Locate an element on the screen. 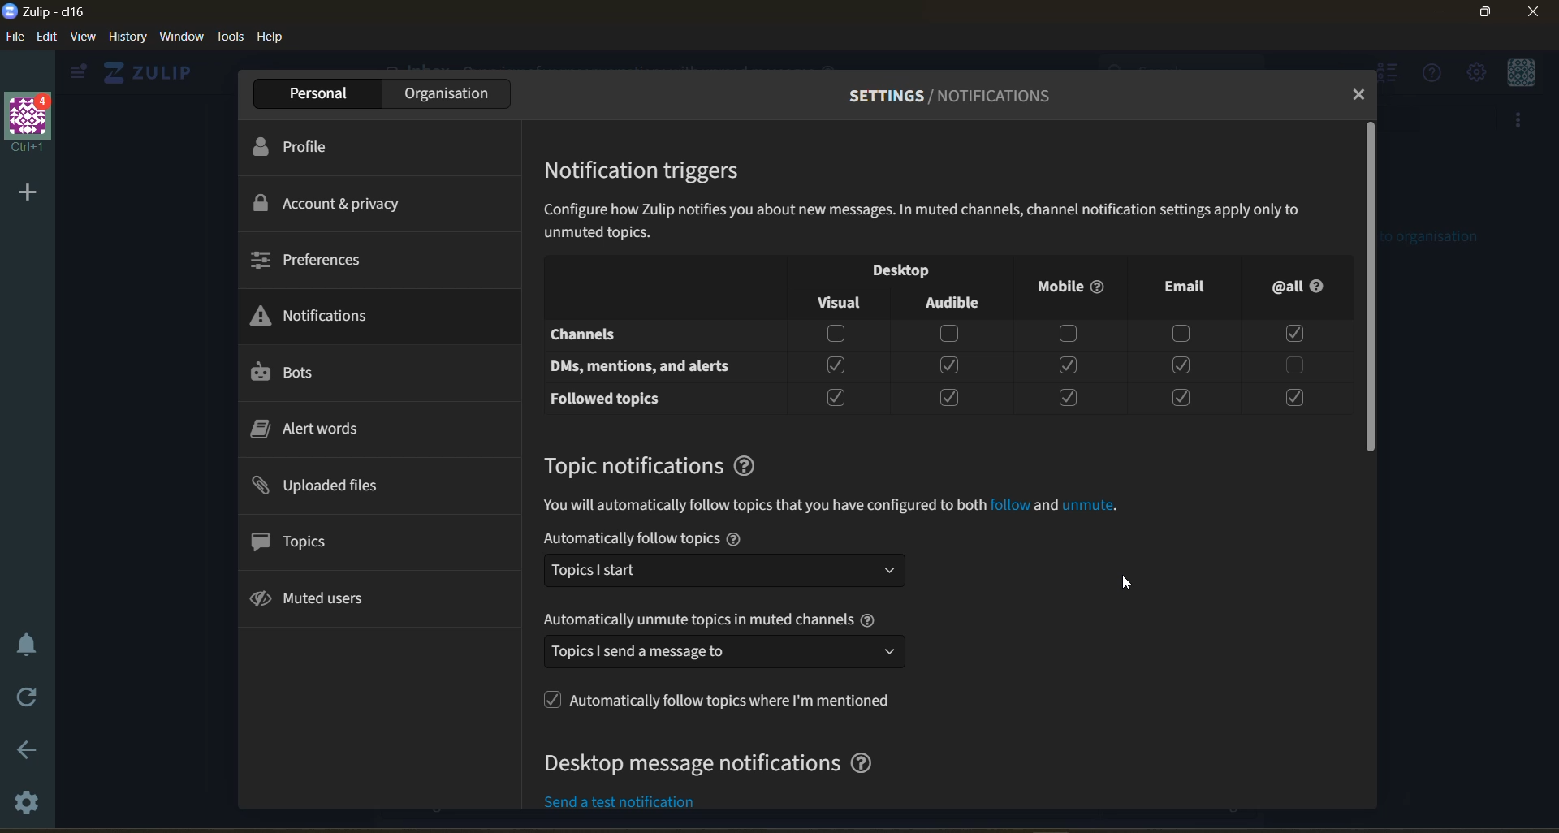  Checkbox is located at coordinates (1180, 399).